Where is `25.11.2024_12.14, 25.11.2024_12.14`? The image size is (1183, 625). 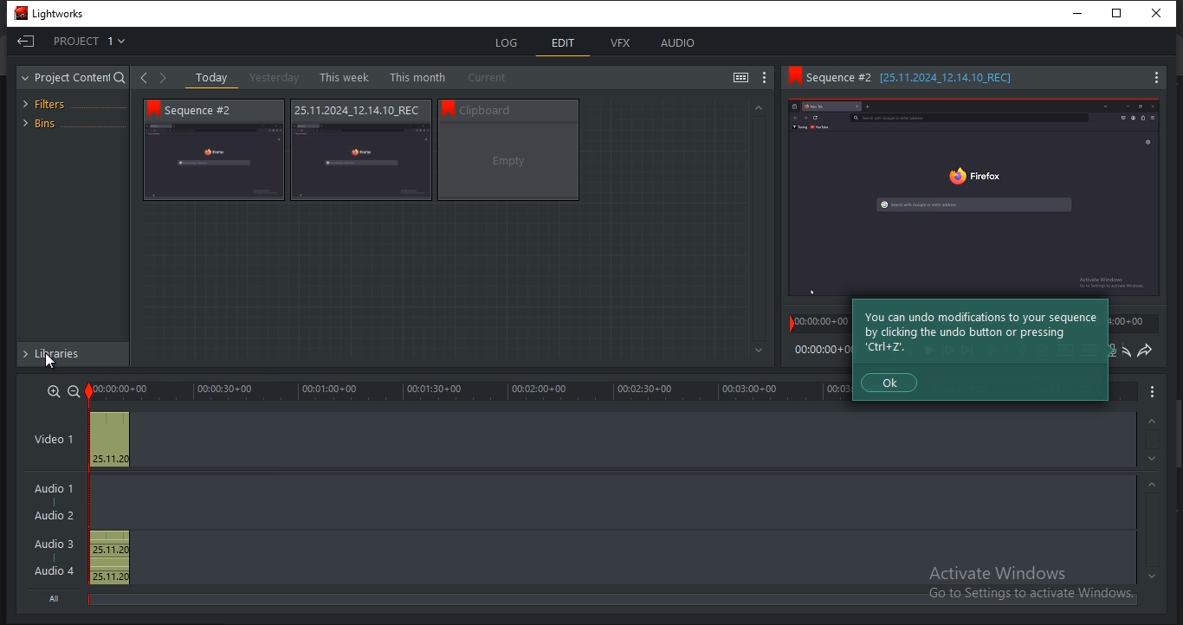
25.11.2024_12.14, 25.11.2024_12.14 is located at coordinates (112, 558).